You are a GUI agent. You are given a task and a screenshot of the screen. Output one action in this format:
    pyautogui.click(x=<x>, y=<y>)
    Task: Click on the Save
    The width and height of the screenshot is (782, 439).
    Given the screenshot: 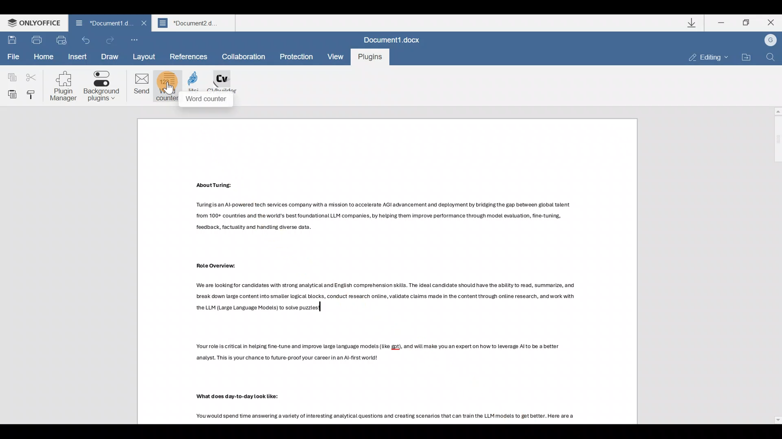 What is the action you would take?
    pyautogui.click(x=12, y=41)
    